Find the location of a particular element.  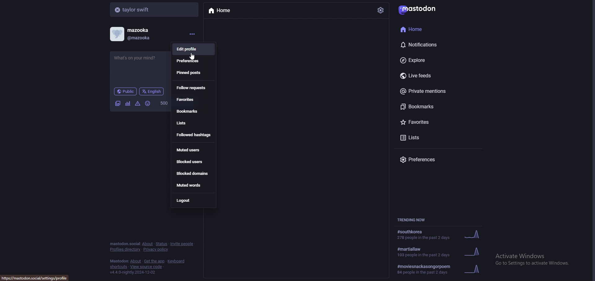

page URL is located at coordinates (37, 278).